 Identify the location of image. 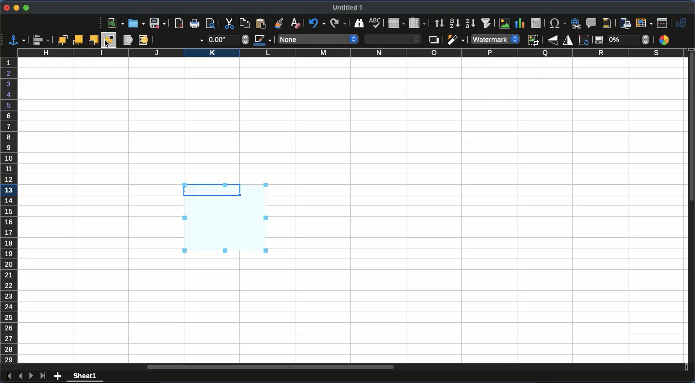
(506, 23).